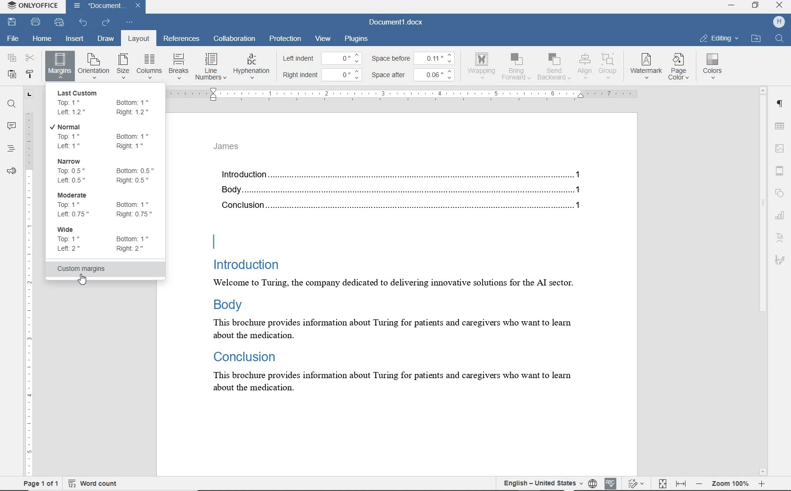 The width and height of the screenshot is (791, 491). I want to click on comments, so click(11, 126).